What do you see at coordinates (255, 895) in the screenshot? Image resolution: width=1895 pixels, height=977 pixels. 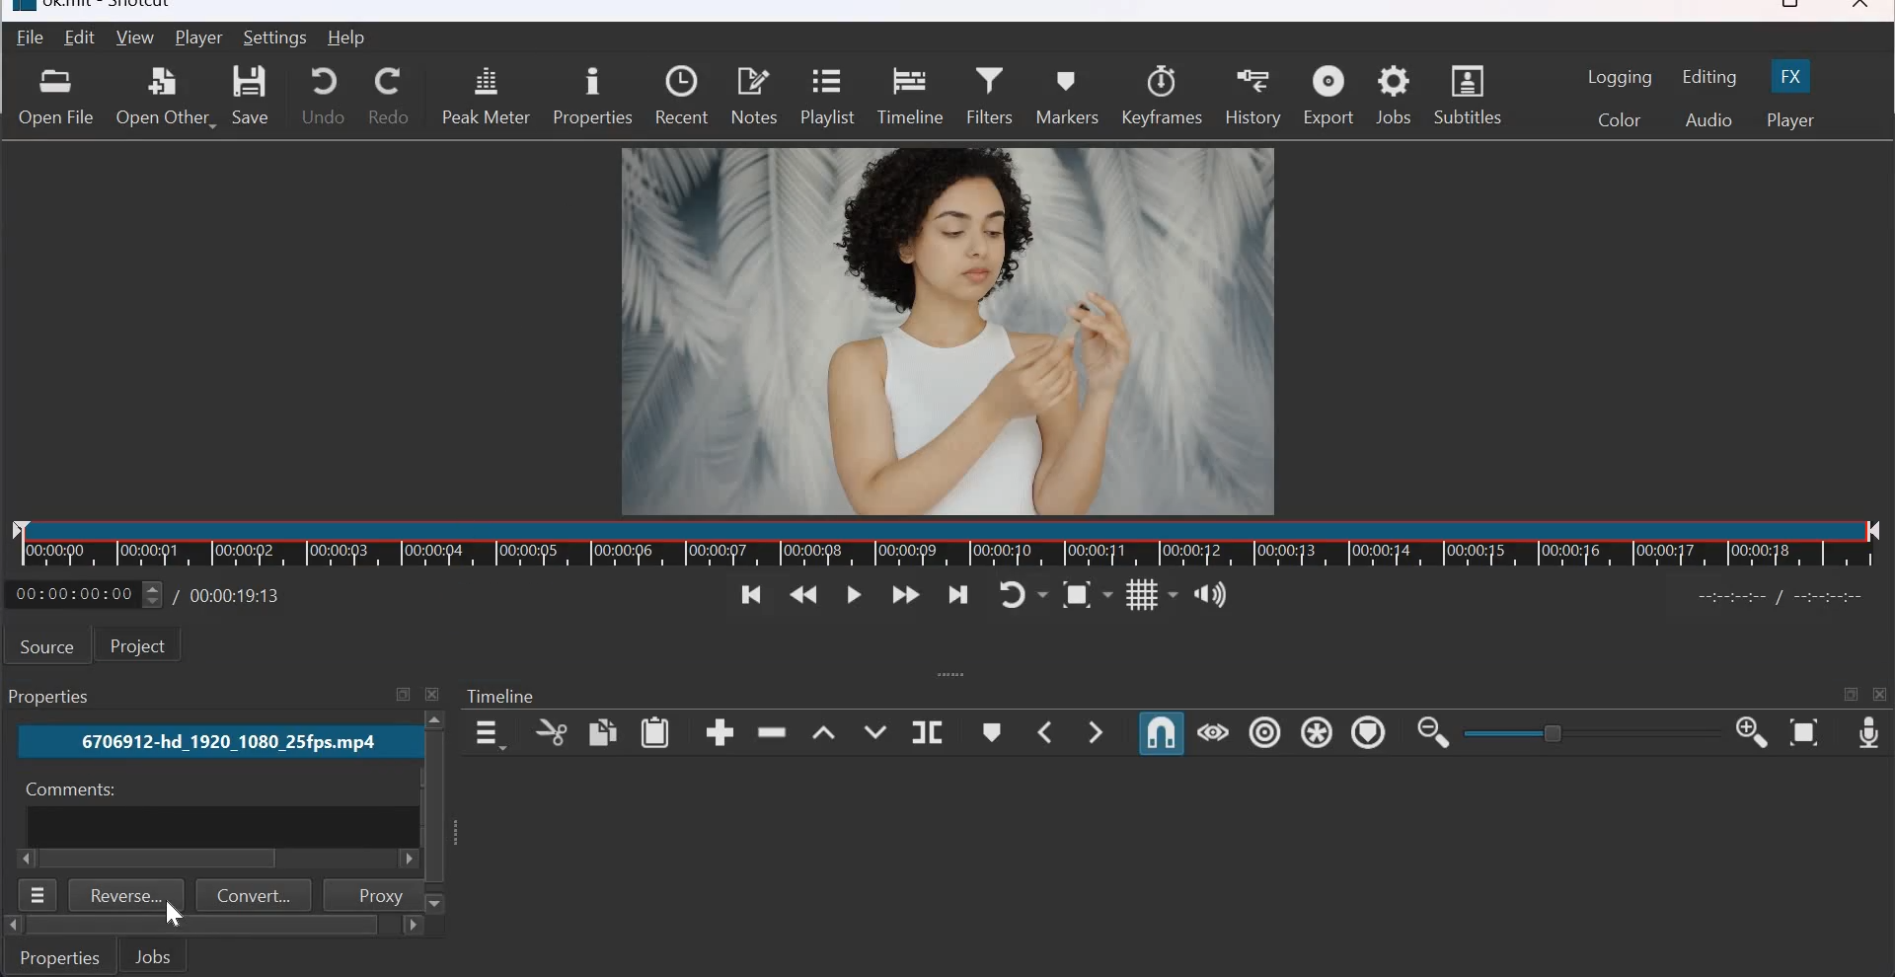 I see `convert` at bounding box center [255, 895].